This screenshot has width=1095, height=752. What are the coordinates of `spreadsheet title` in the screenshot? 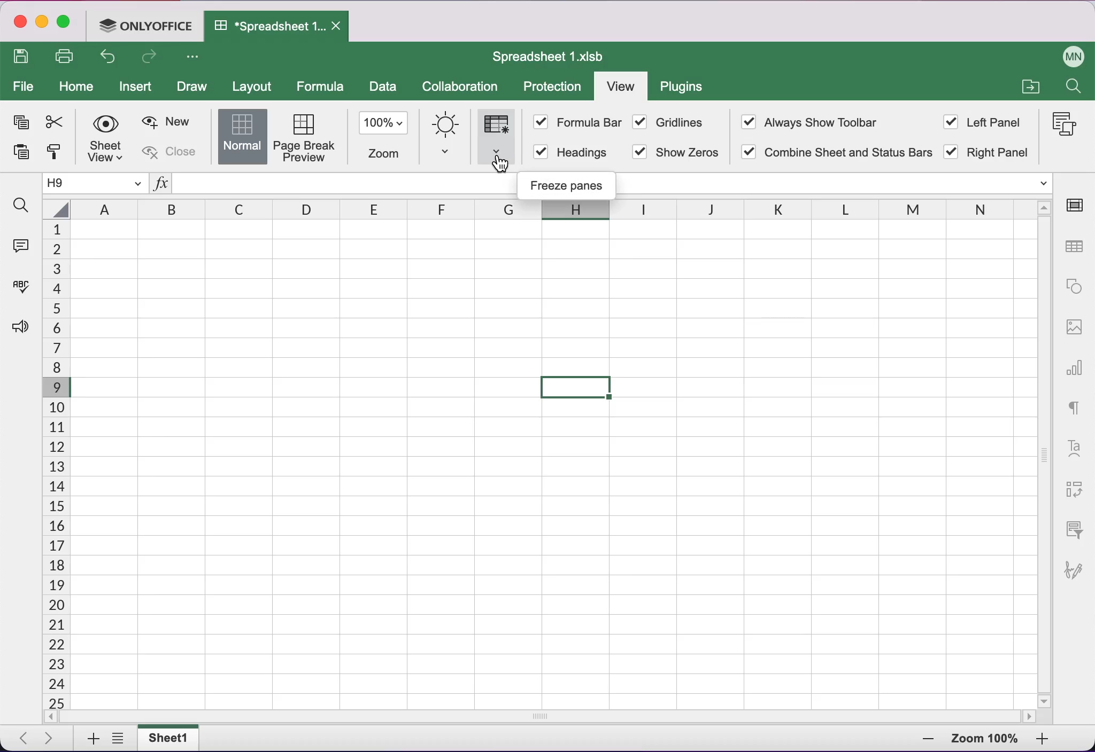 It's located at (547, 56).